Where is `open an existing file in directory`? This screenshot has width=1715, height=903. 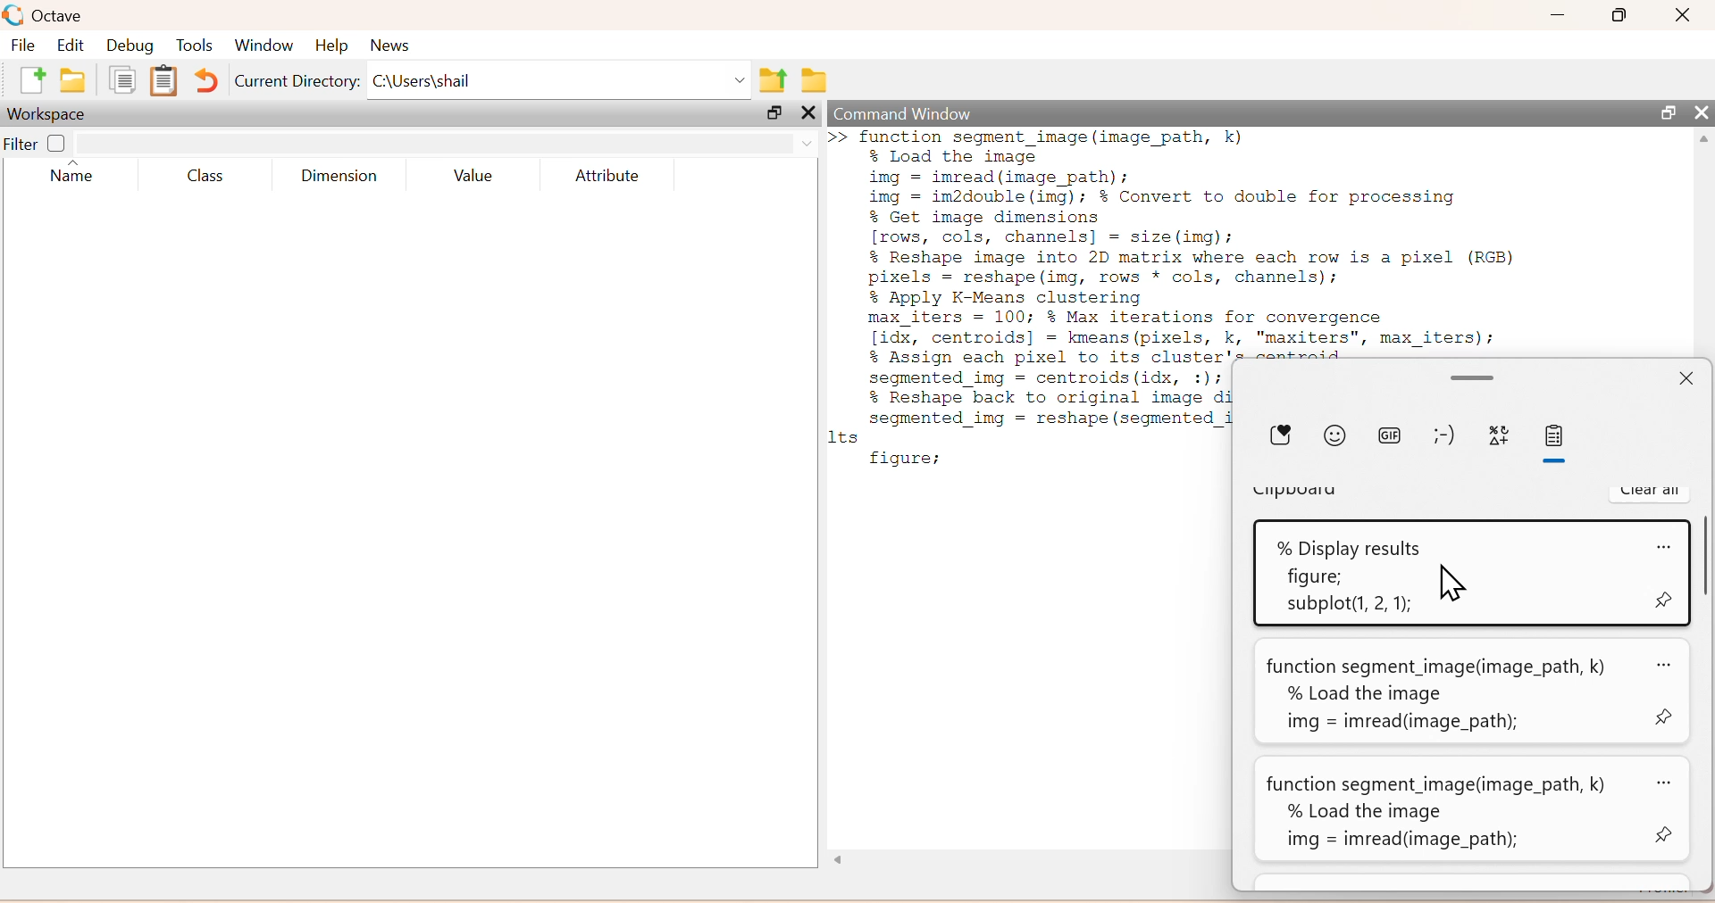
open an existing file in directory is located at coordinates (78, 80).